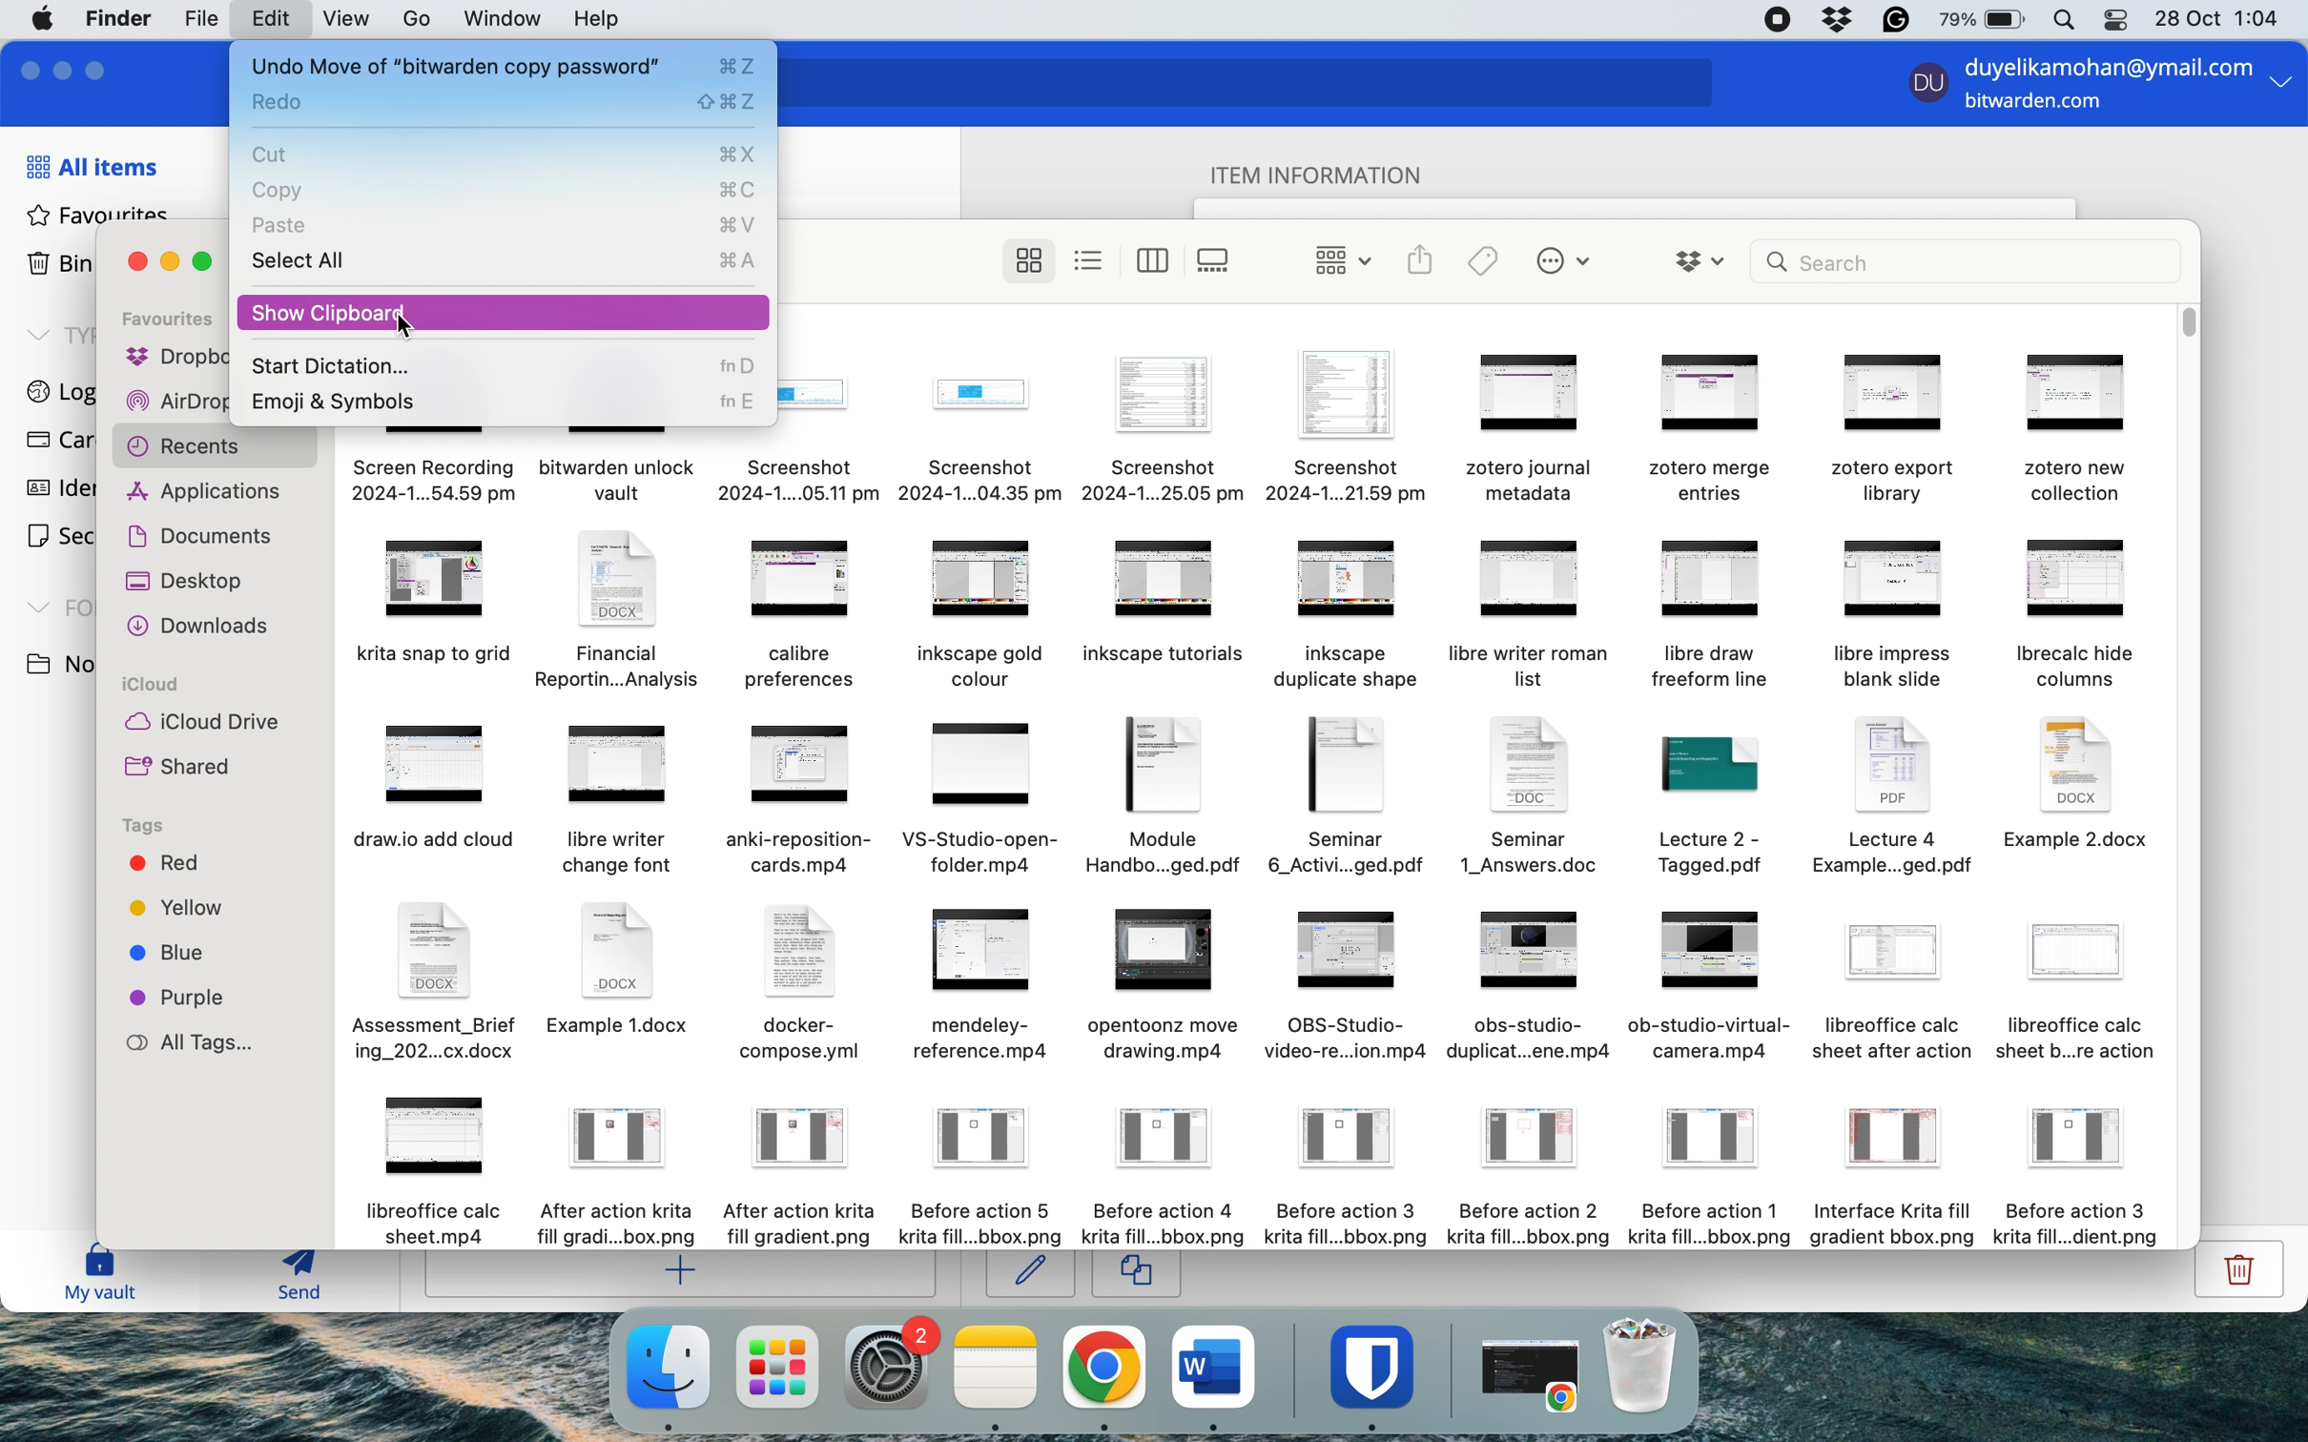 The height and width of the screenshot is (1442, 2308). I want to click on maximise, so click(102, 67).